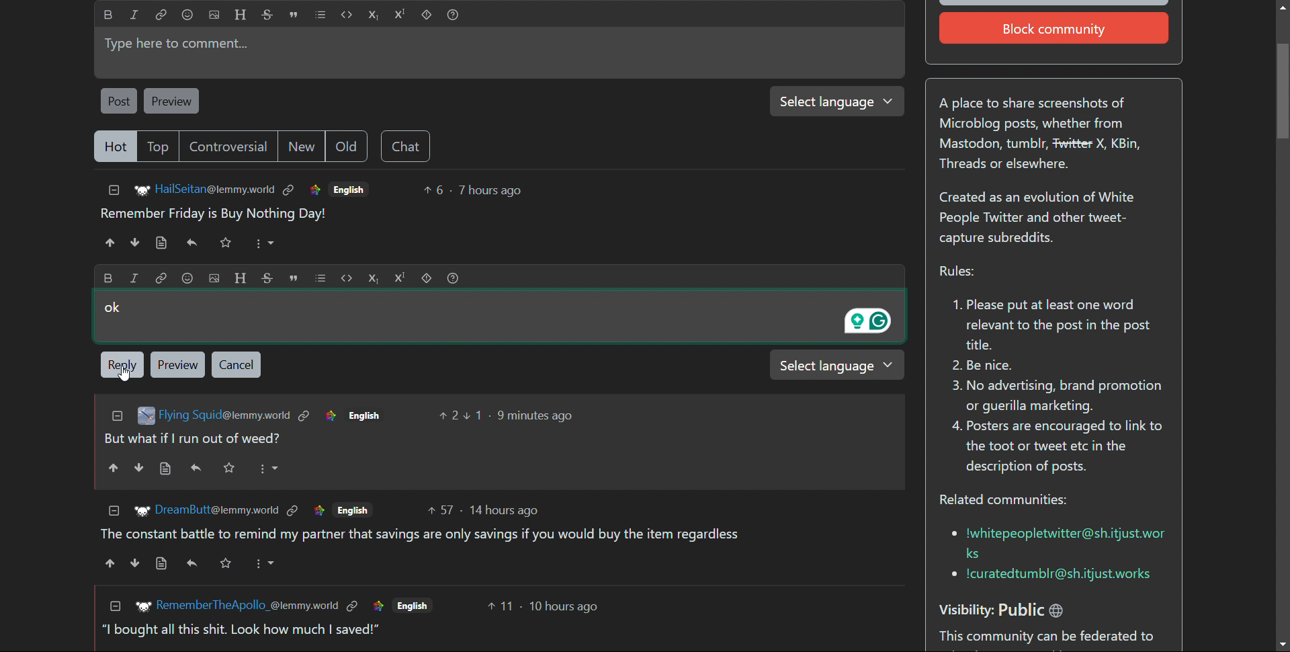 The height and width of the screenshot is (652, 1290). I want to click on time of posting, so click(572, 609).